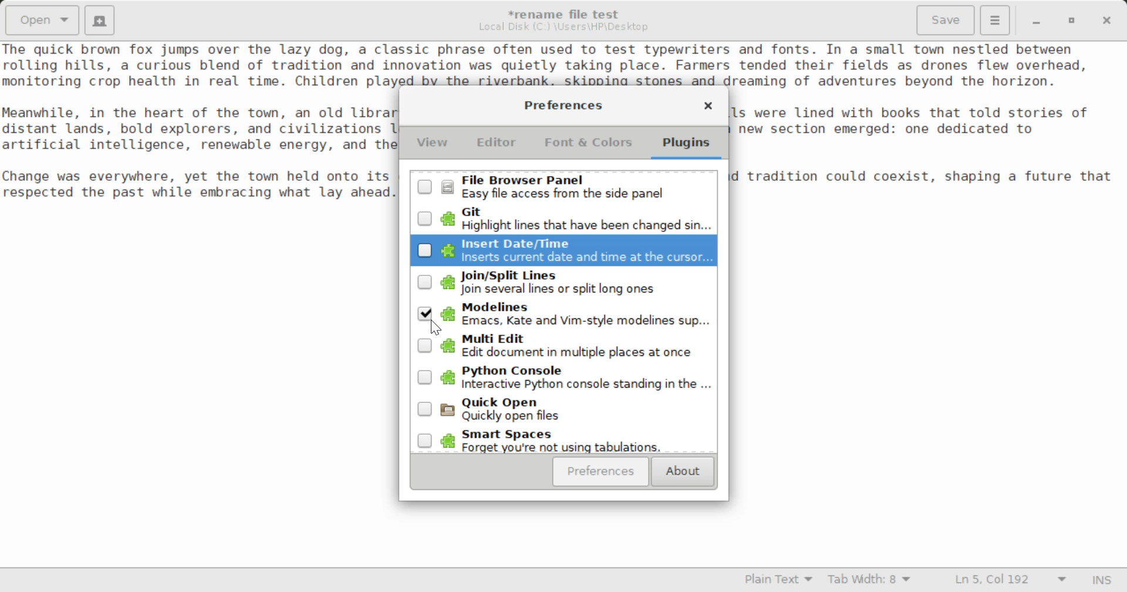 The image size is (1127, 592). Describe the element at coordinates (426, 315) in the screenshot. I see `Cursor position to Unselect` at that location.